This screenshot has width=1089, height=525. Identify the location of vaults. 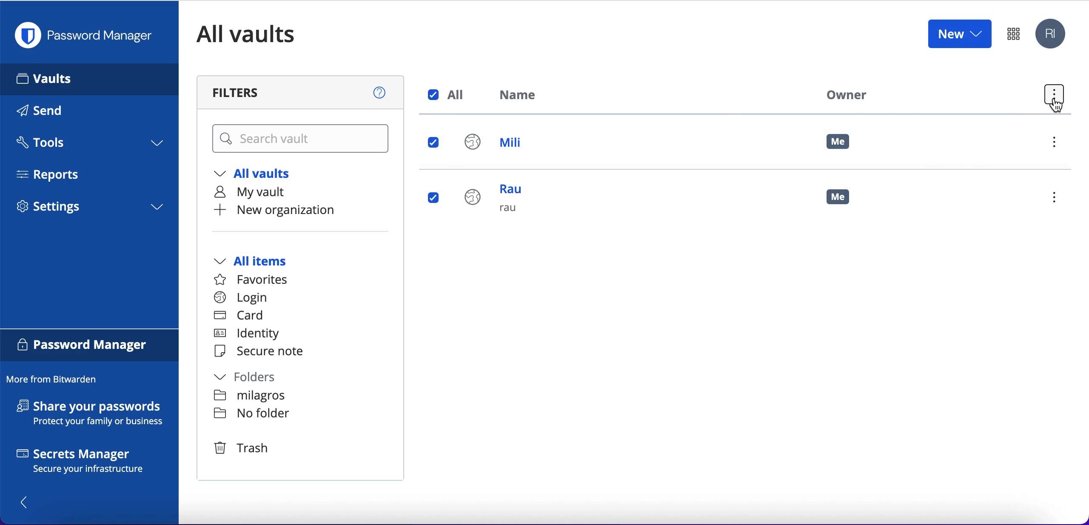
(89, 79).